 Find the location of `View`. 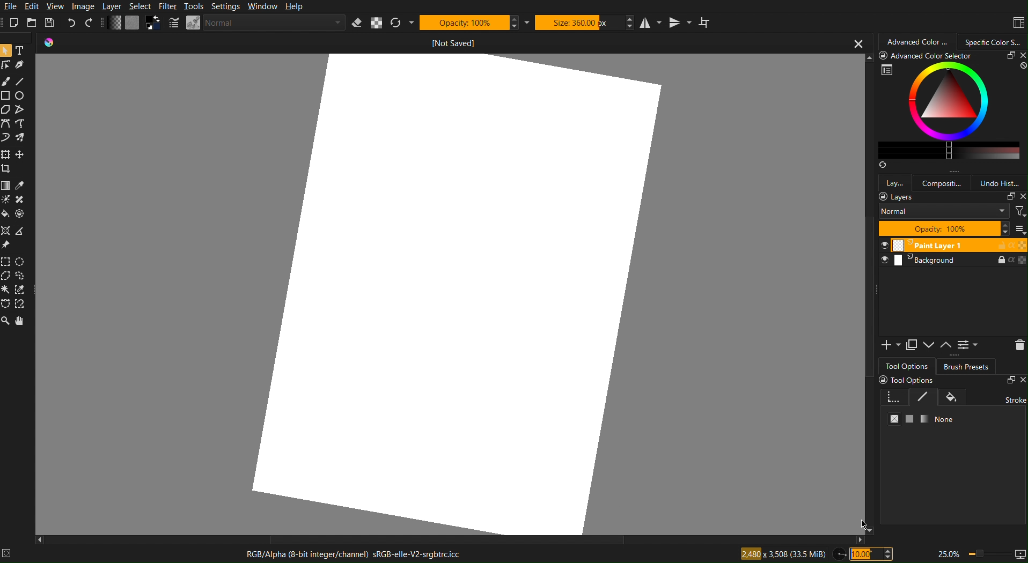

View is located at coordinates (56, 6).